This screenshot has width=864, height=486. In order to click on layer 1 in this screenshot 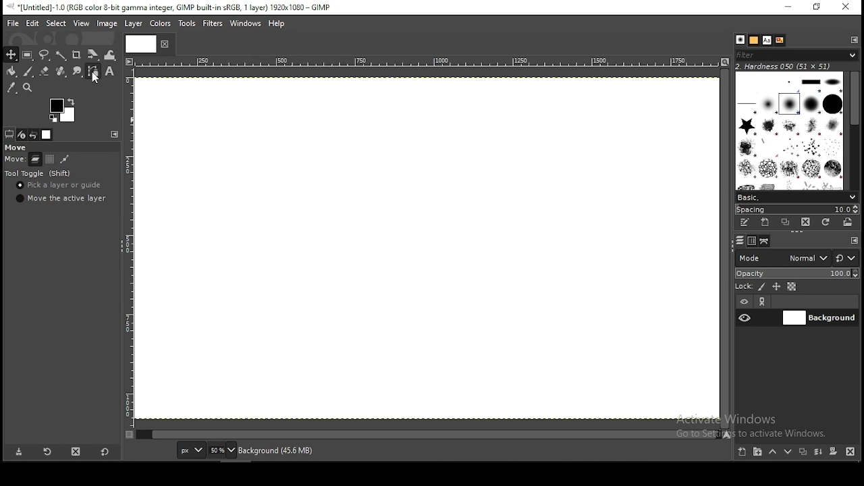, I will do `click(819, 318)`.